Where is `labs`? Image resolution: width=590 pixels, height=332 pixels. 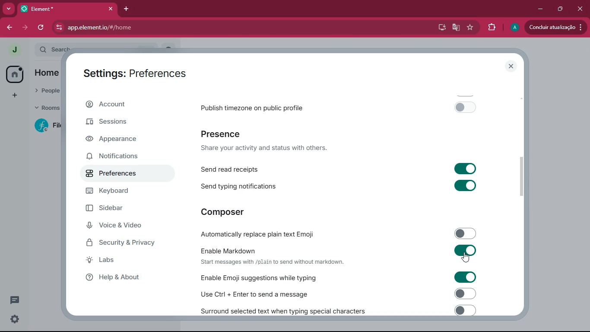
labs is located at coordinates (123, 261).